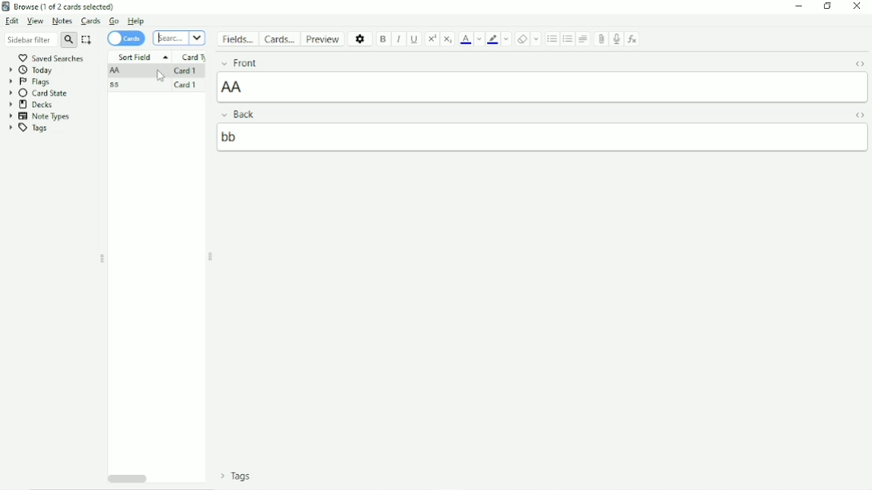 The height and width of the screenshot is (490, 872). Describe the element at coordinates (87, 41) in the screenshot. I see `Select` at that location.